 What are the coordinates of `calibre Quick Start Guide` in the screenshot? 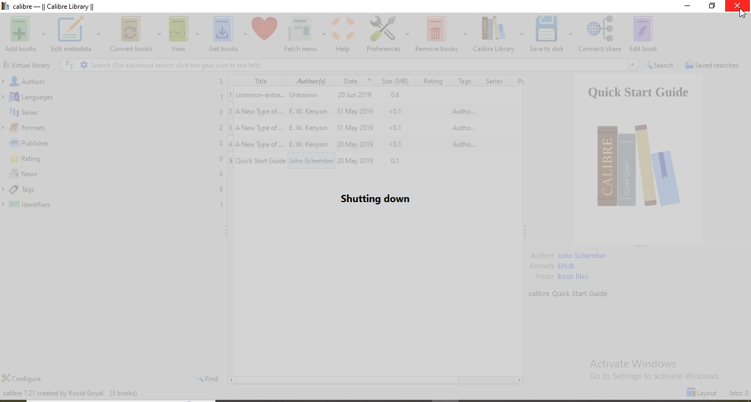 It's located at (571, 293).